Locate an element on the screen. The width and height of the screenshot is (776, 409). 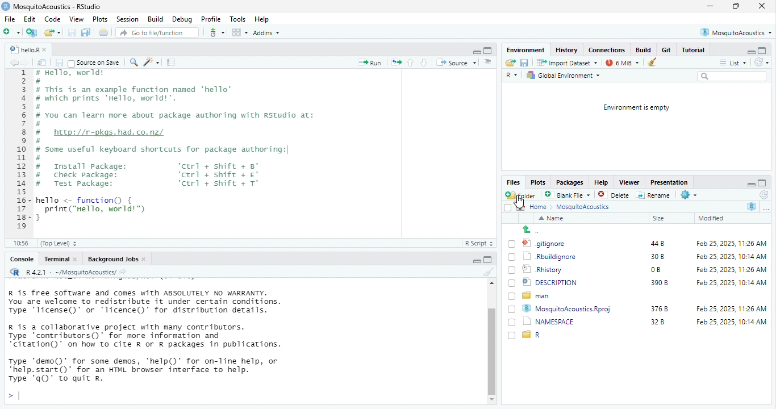
 Run is located at coordinates (371, 64).